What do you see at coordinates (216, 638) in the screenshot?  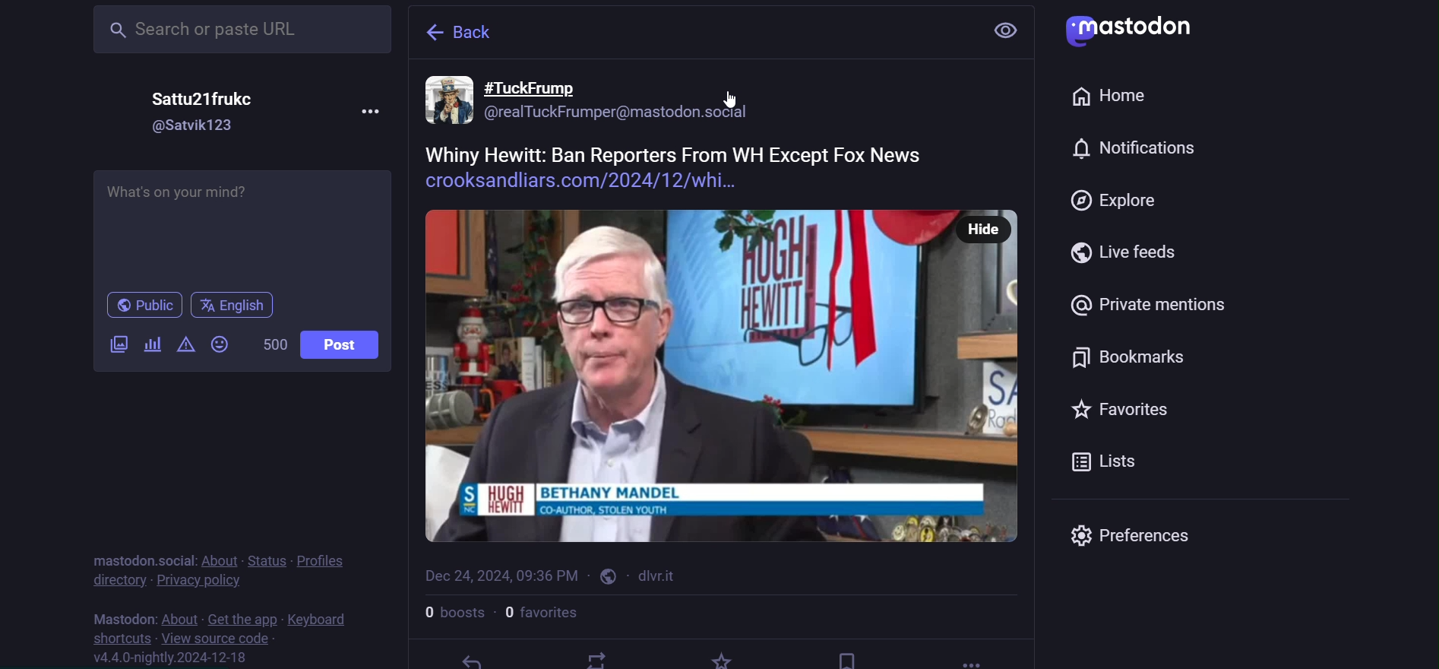 I see `source code` at bounding box center [216, 638].